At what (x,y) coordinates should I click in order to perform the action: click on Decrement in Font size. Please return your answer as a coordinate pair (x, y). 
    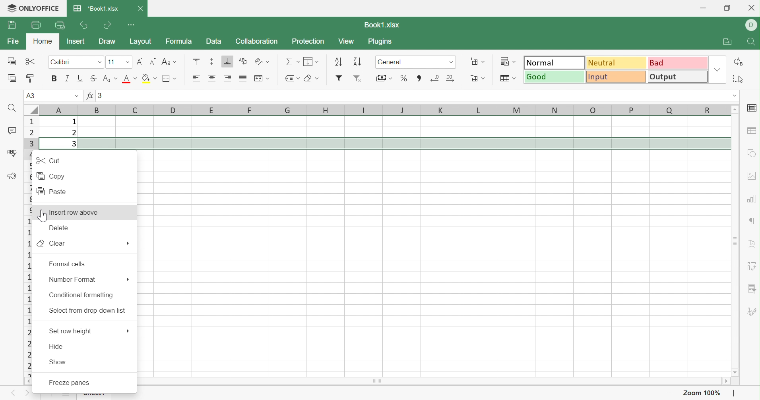
    Looking at the image, I should click on (151, 61).